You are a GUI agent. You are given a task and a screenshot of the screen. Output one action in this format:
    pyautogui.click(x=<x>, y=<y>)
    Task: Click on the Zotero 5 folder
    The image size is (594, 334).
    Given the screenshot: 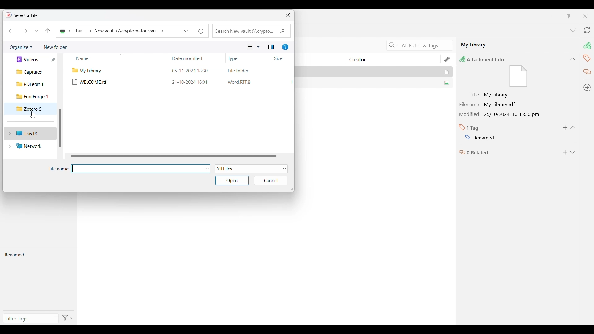 What is the action you would take?
    pyautogui.click(x=31, y=109)
    